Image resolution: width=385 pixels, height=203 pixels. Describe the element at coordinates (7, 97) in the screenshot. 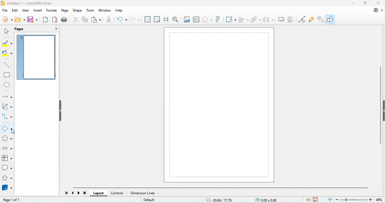

I see `line and arrows` at that location.